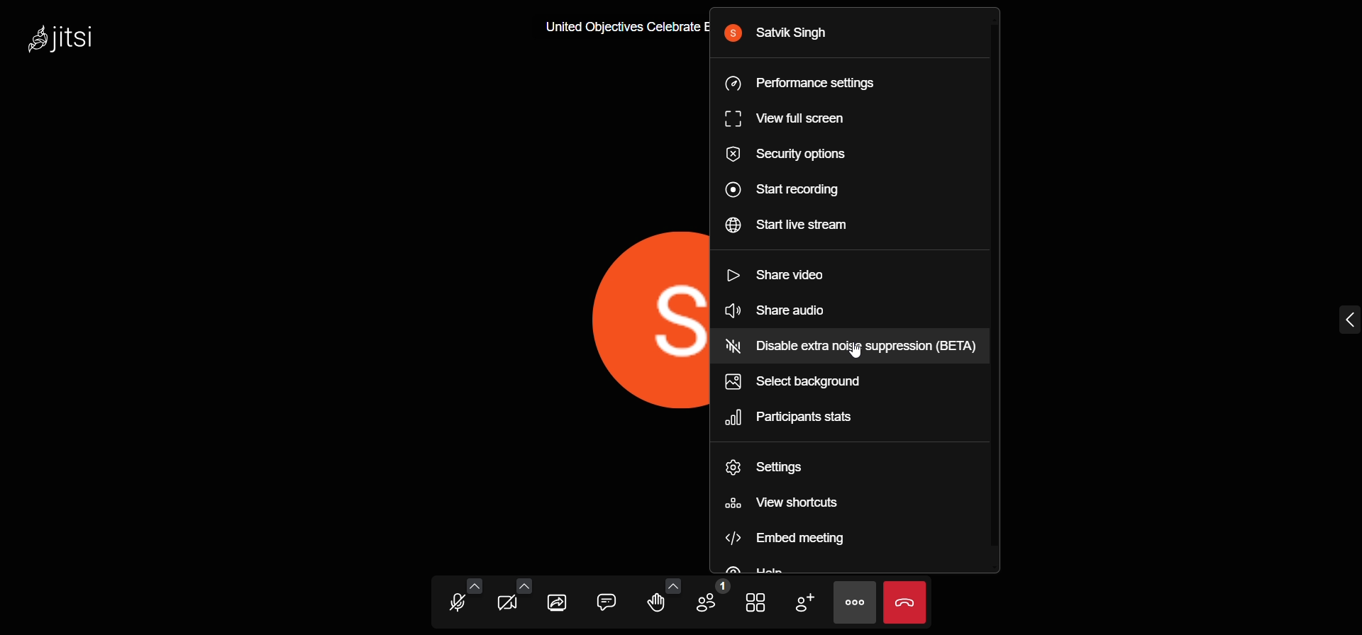  Describe the element at coordinates (642, 313) in the screenshot. I see `display picture` at that location.